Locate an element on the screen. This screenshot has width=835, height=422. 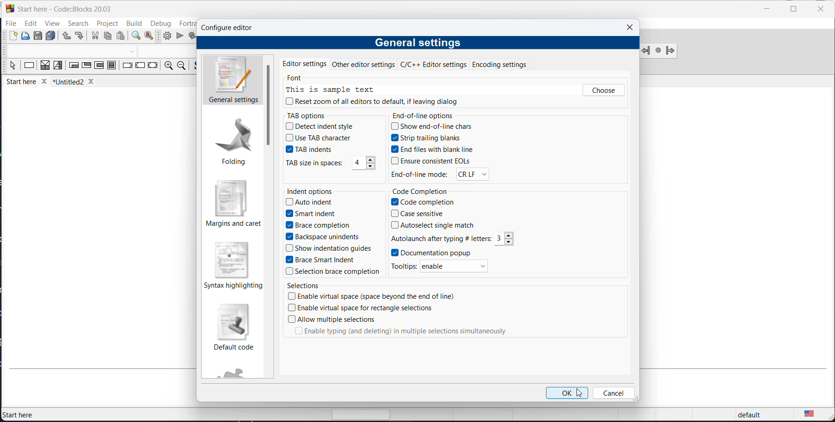
zoom in is located at coordinates (167, 66).